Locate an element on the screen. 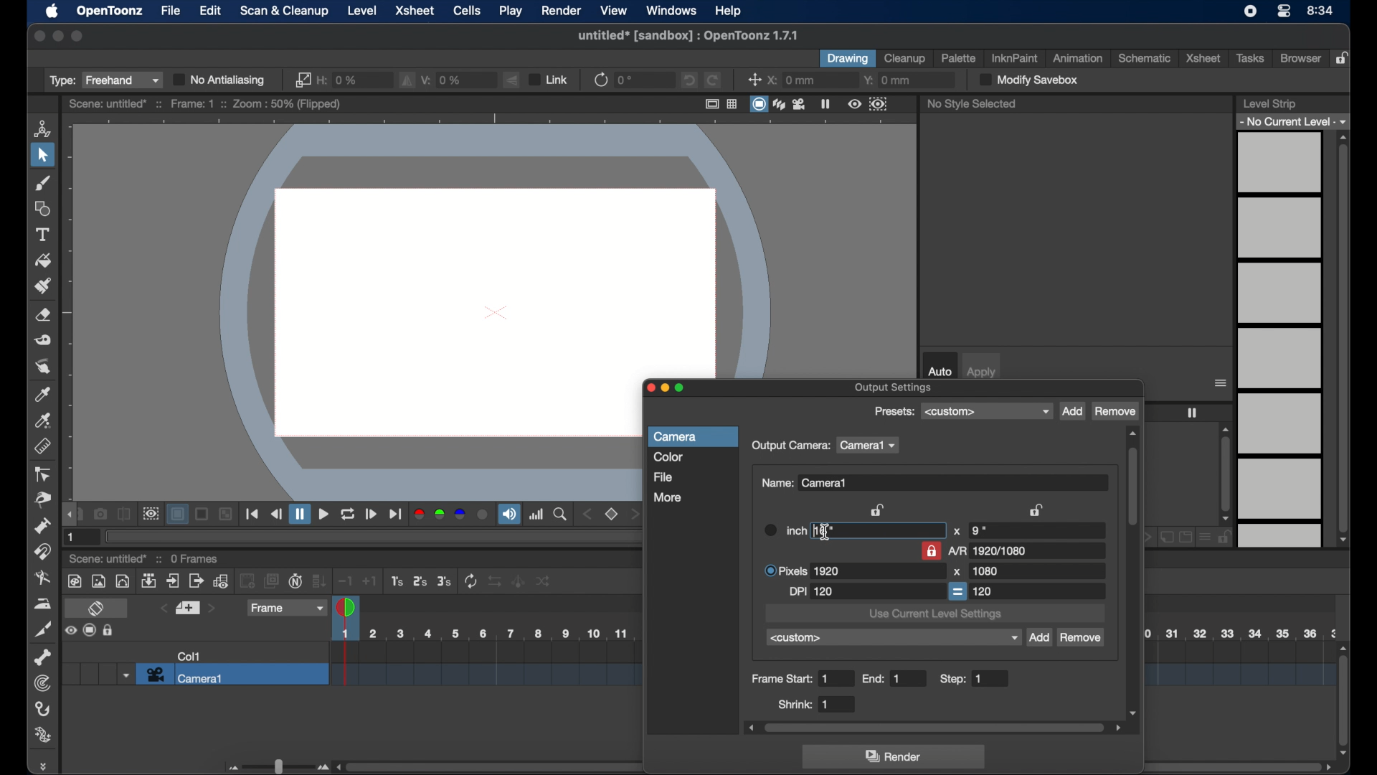 Image resolution: width=1377 pixels, height=775 pixels. redo is located at coordinates (713, 80).